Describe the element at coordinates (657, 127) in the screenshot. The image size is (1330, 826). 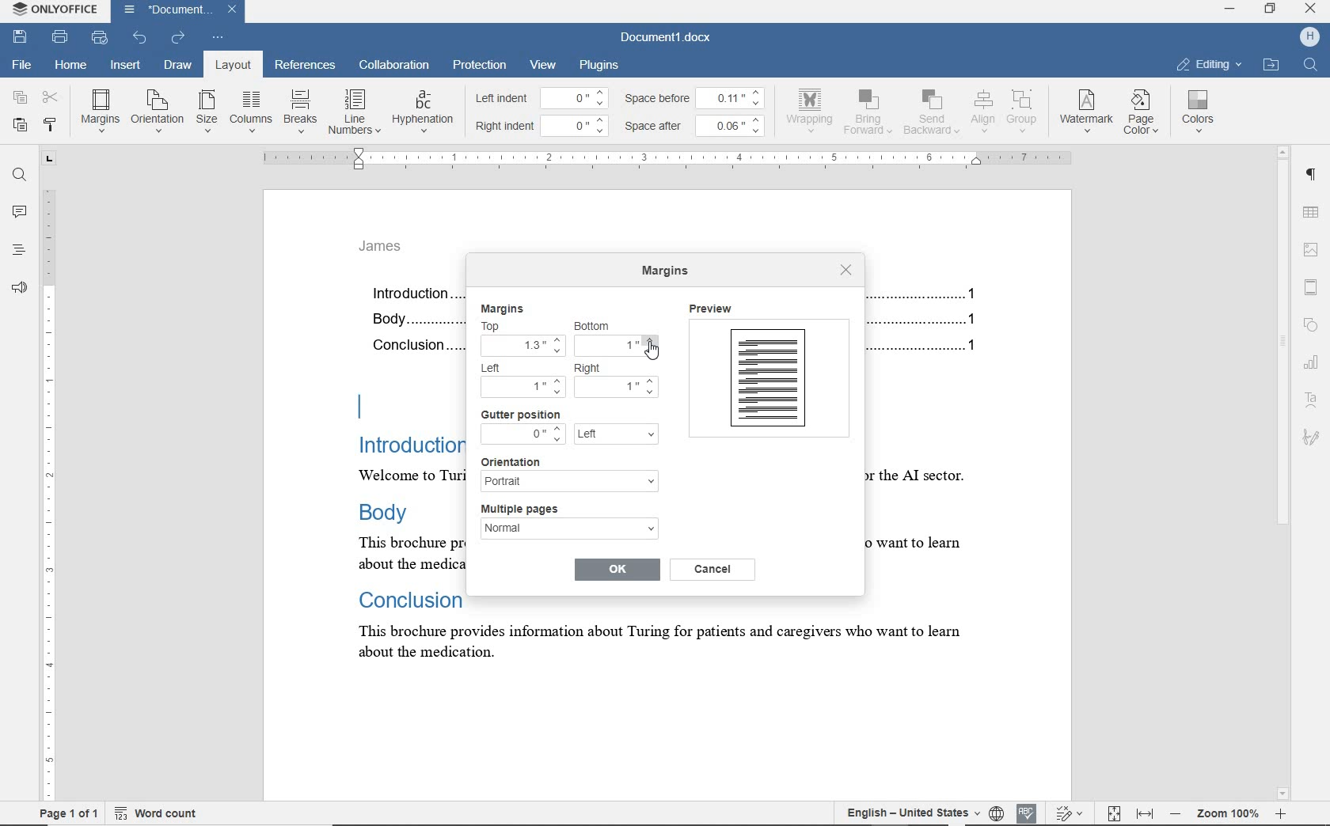
I see `space after` at that location.